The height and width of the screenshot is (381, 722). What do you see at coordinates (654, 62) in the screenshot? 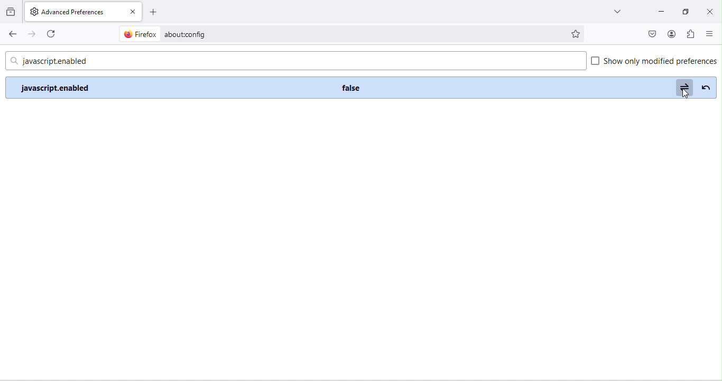
I see `show only modified preferences` at bounding box center [654, 62].